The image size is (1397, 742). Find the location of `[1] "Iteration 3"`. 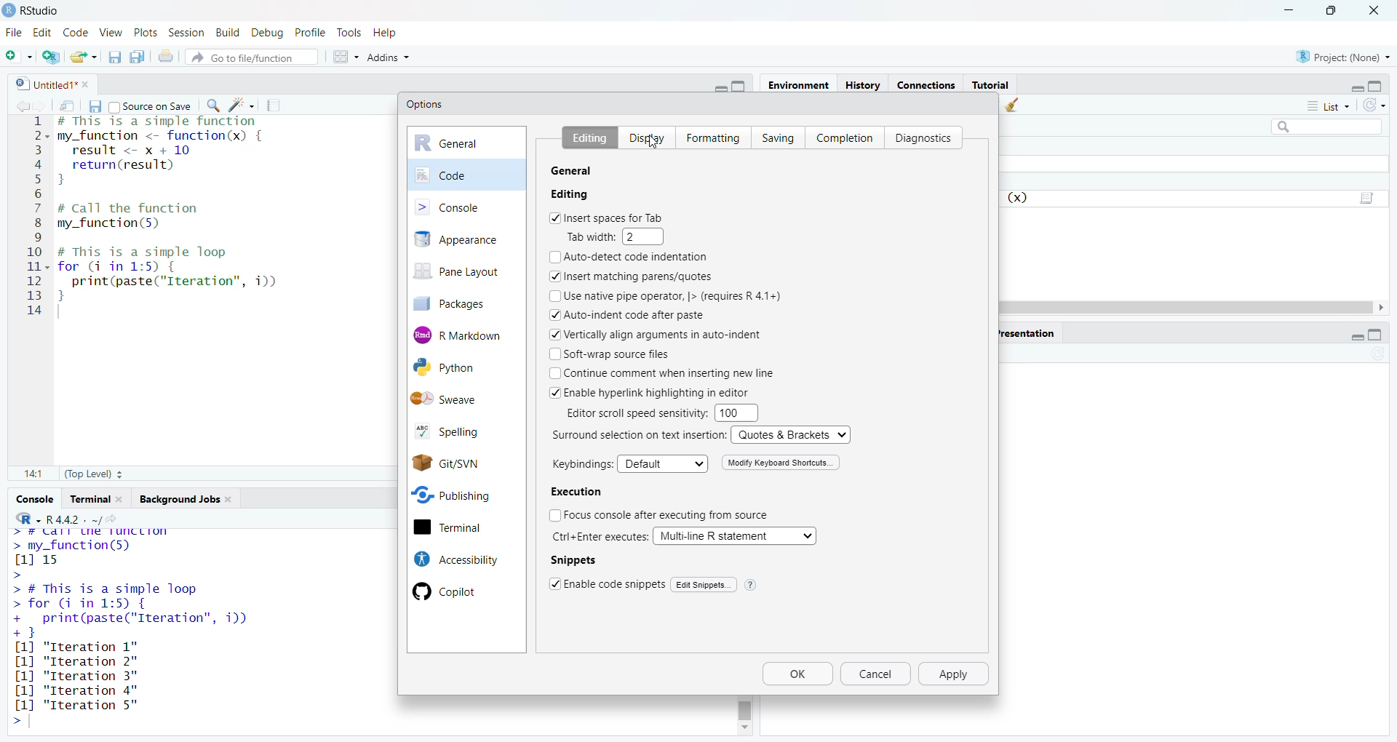

[1] "Iteration 3" is located at coordinates (75, 677).